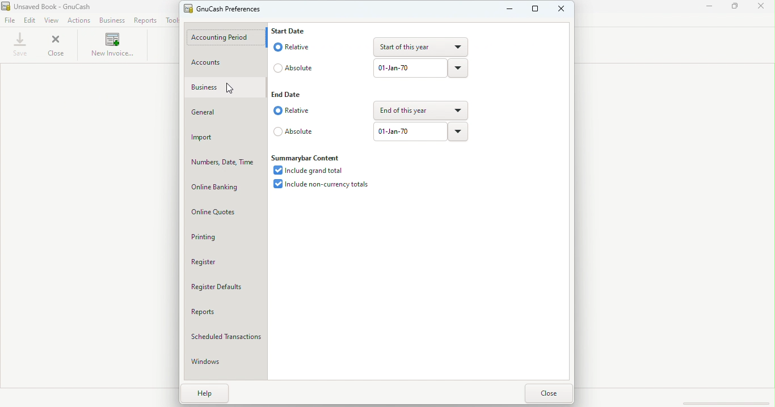  Describe the element at coordinates (228, 89) in the screenshot. I see `cursor` at that location.